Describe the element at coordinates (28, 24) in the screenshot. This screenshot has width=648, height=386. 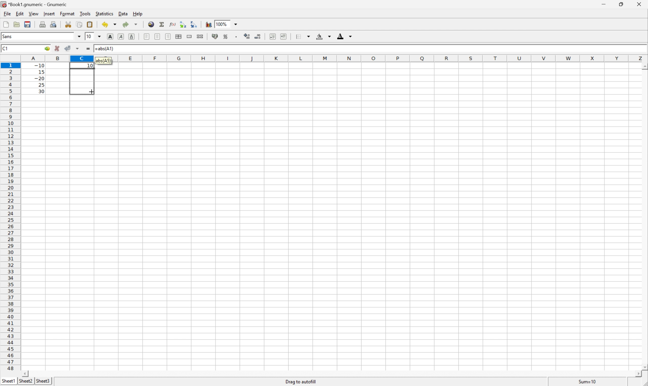
I see `Save the current file` at that location.